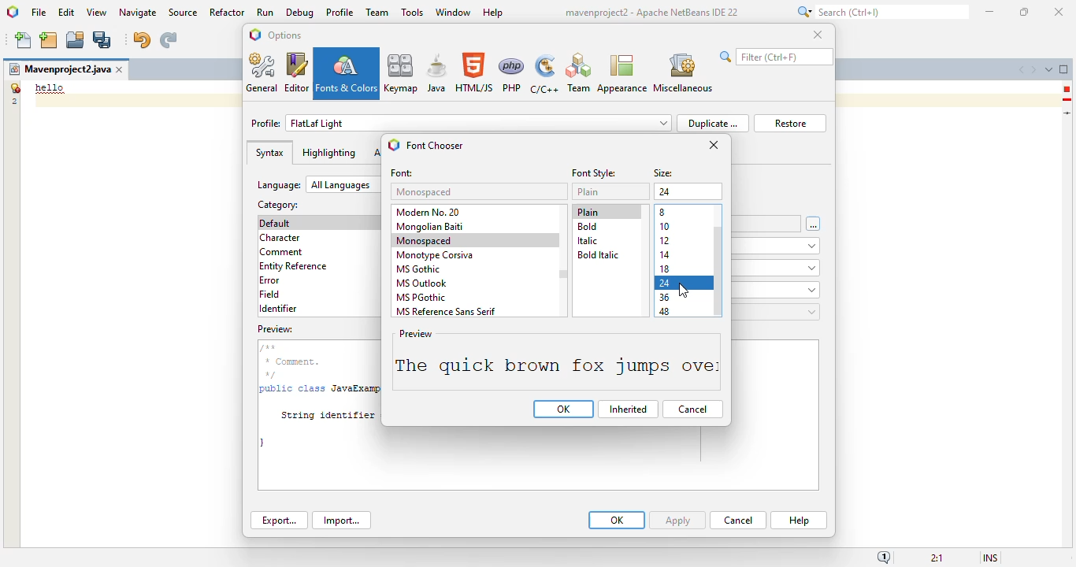  I want to click on window, so click(454, 12).